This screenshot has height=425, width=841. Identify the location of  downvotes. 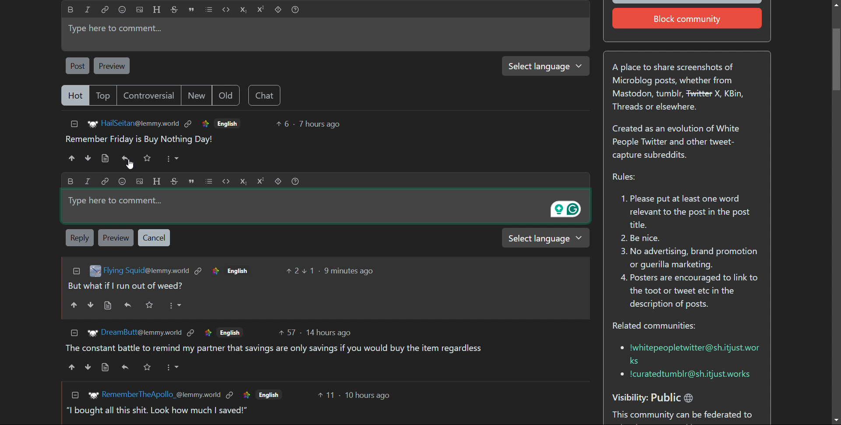
(89, 158).